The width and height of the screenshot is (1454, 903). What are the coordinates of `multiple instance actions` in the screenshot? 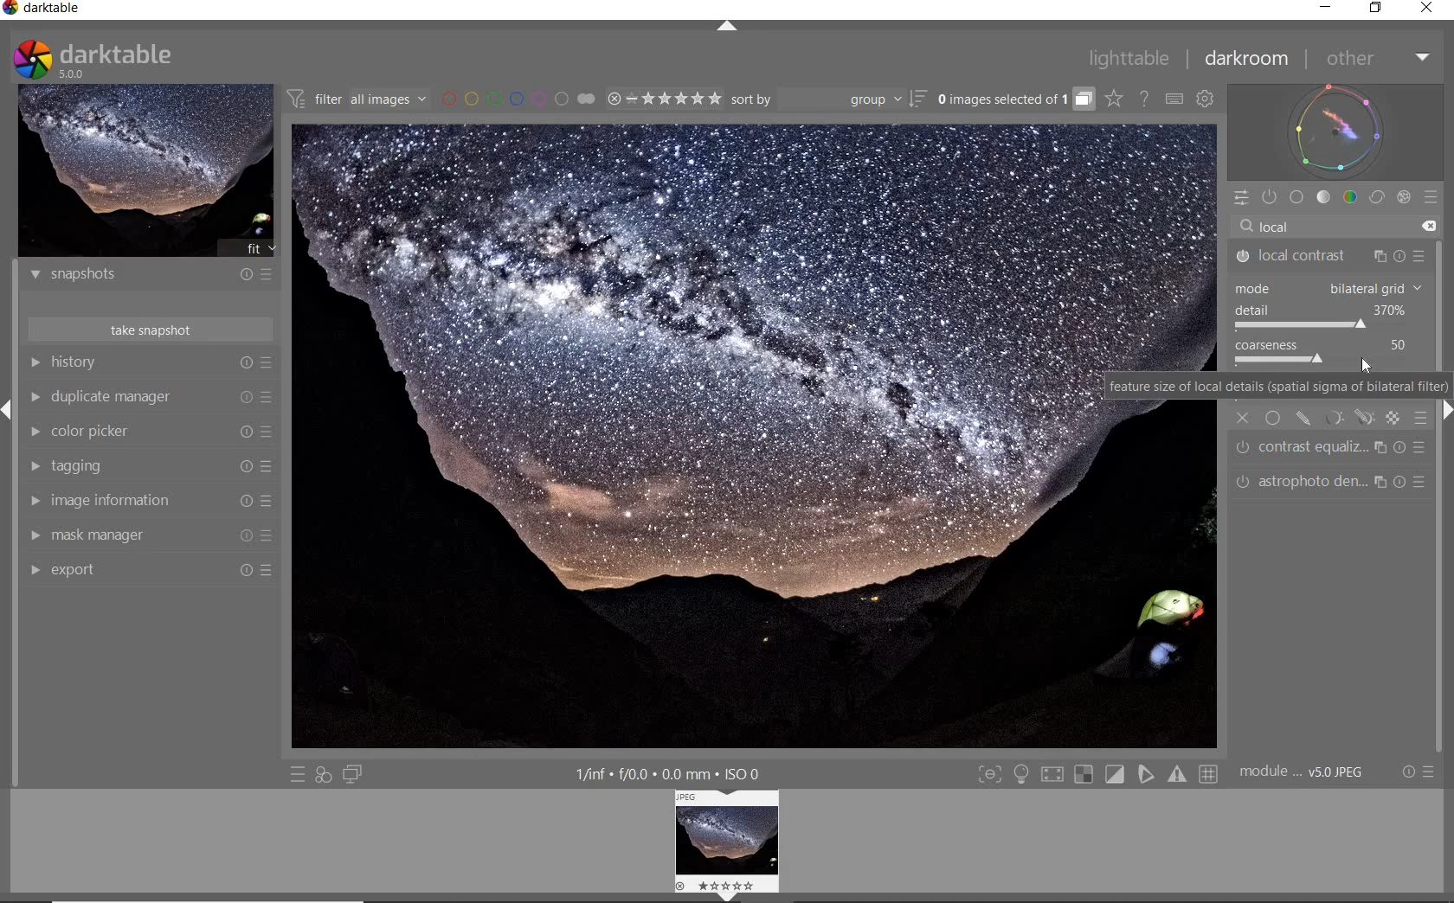 It's located at (1380, 253).